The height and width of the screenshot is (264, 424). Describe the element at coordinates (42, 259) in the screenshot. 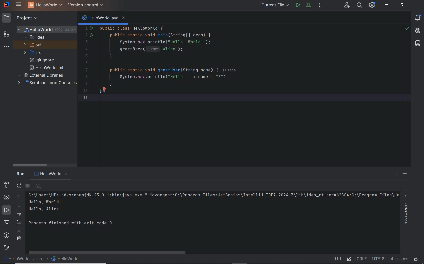

I see `src` at that location.